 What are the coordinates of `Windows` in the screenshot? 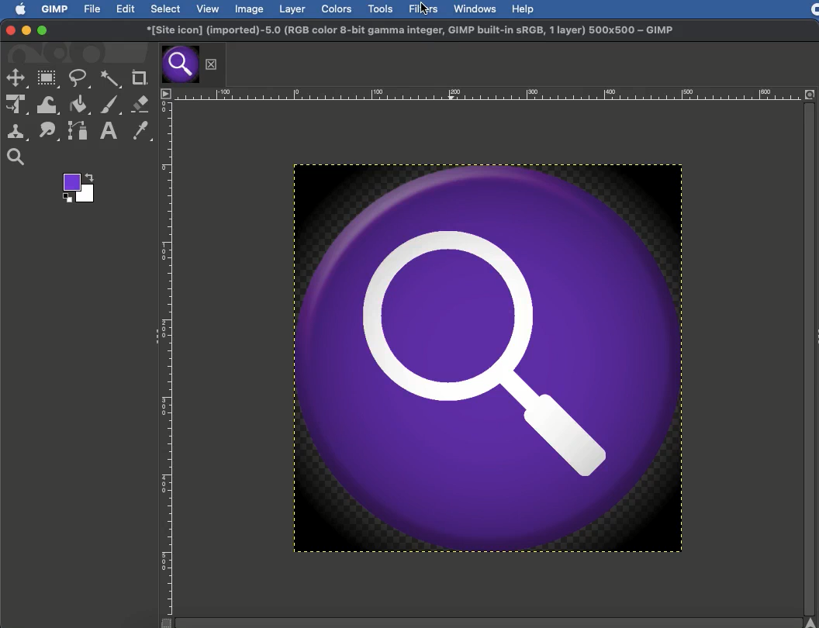 It's located at (475, 8).